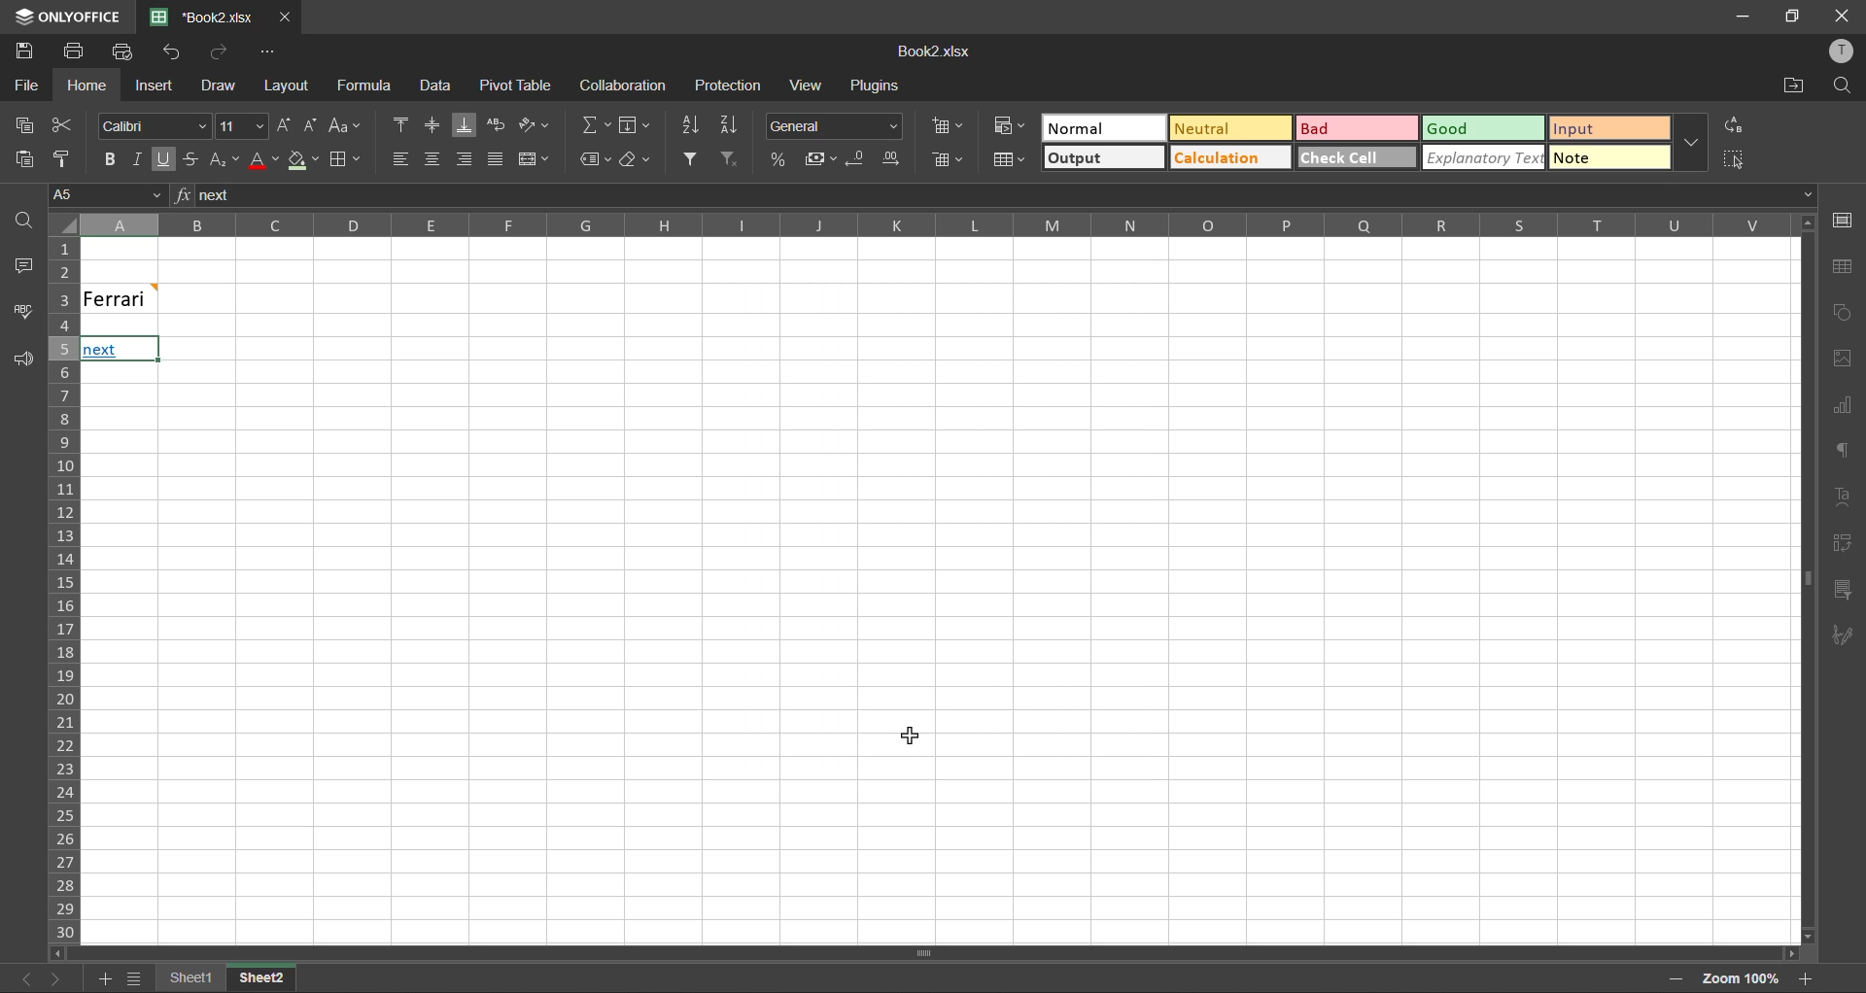  I want to click on number format, so click(836, 126).